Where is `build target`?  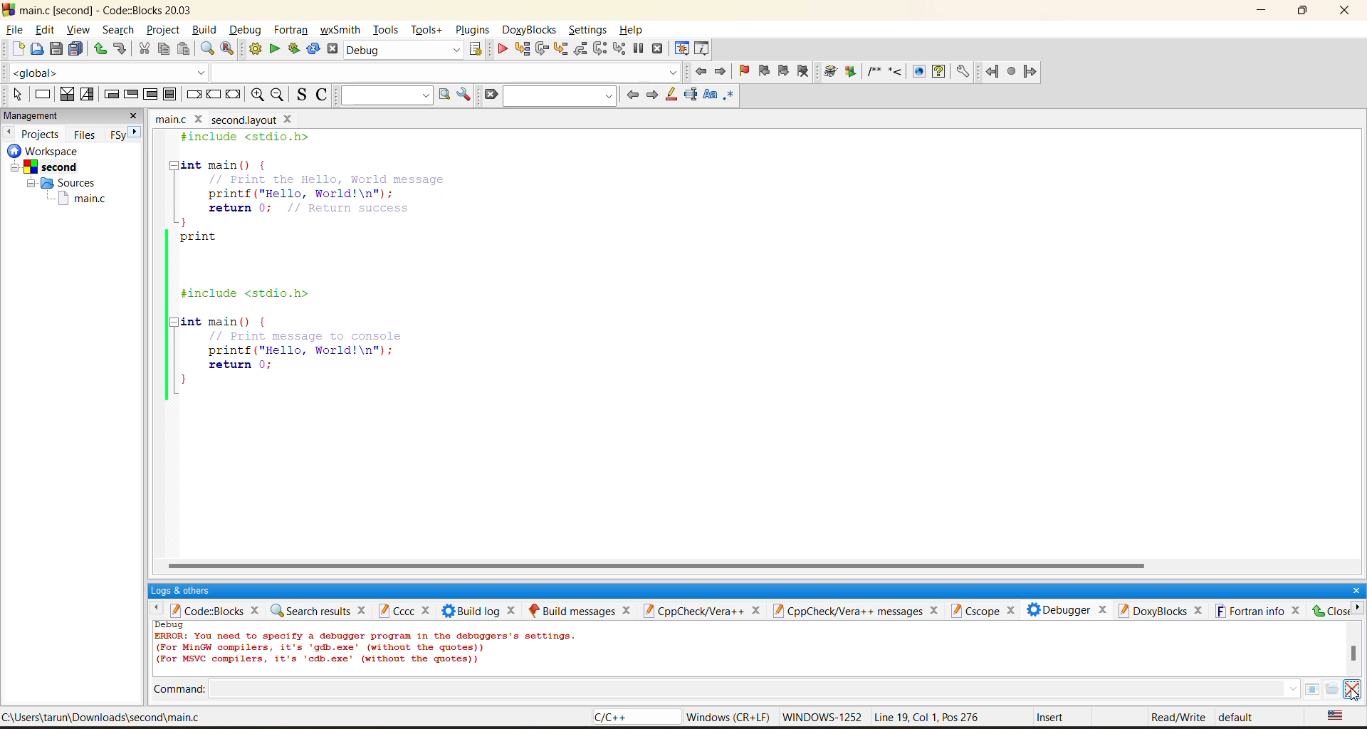
build target is located at coordinates (405, 49).